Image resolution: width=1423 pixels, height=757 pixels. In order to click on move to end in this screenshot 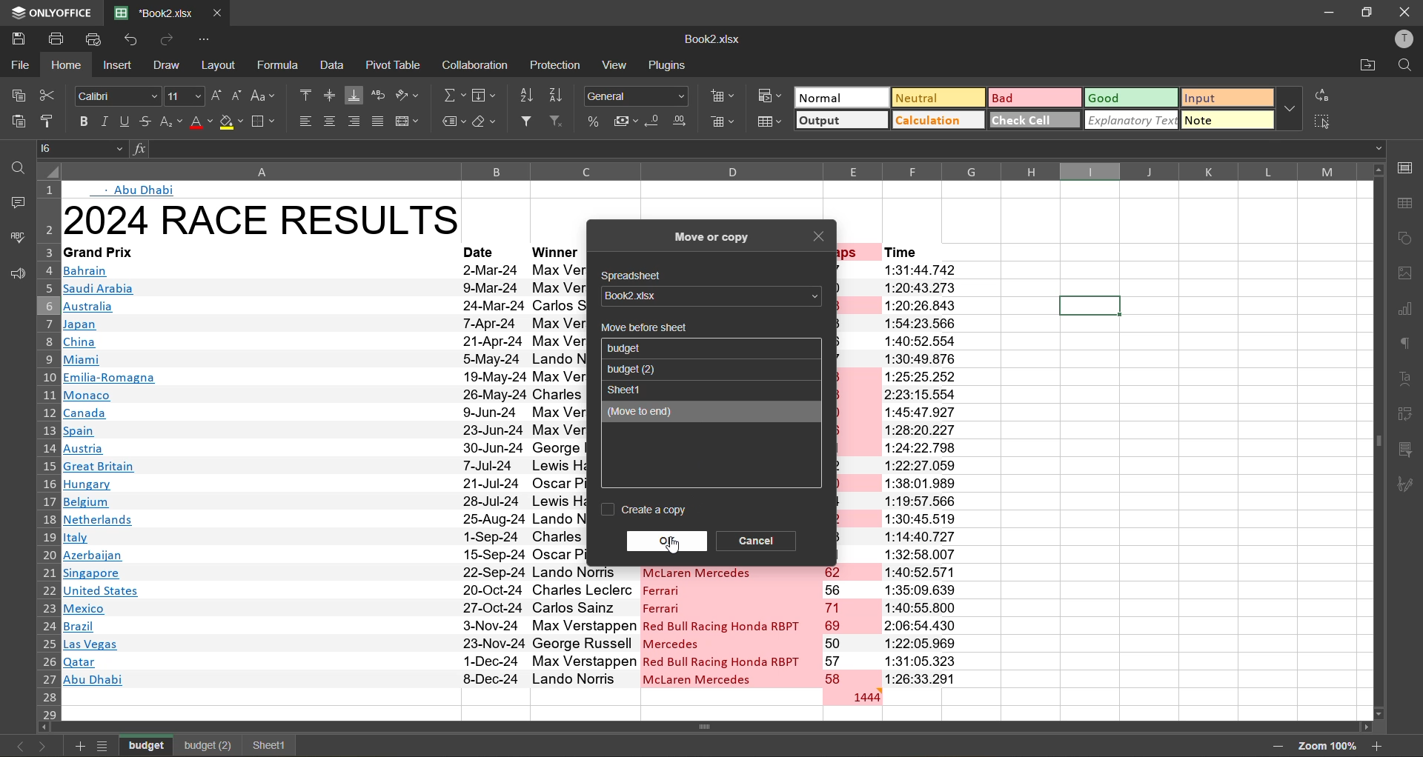, I will do `click(689, 413)`.